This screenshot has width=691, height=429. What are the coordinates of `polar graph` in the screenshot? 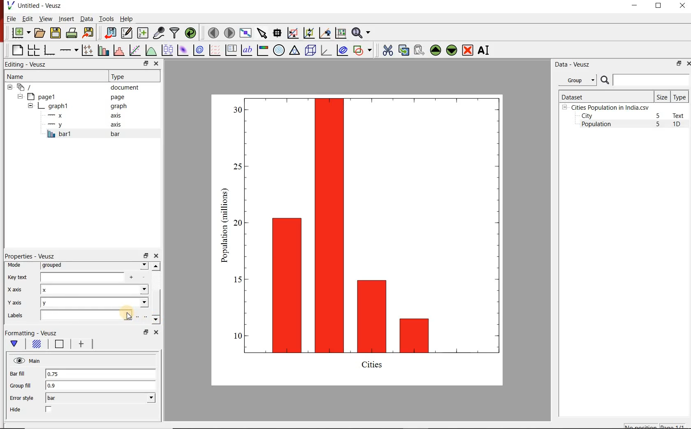 It's located at (279, 50).